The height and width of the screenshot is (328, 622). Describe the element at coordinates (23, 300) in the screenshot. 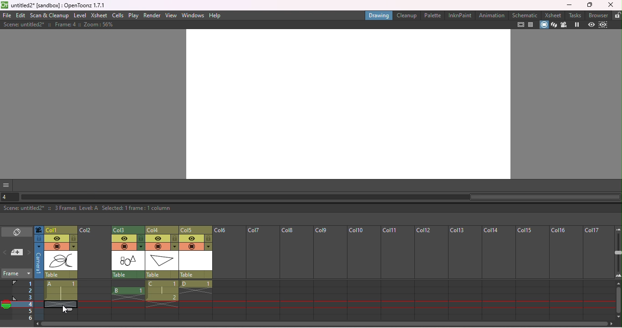

I see `Frames` at that location.